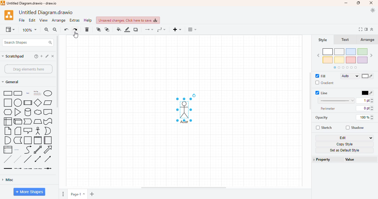 The image size is (378, 199). I want to click on sketch, so click(324, 127).